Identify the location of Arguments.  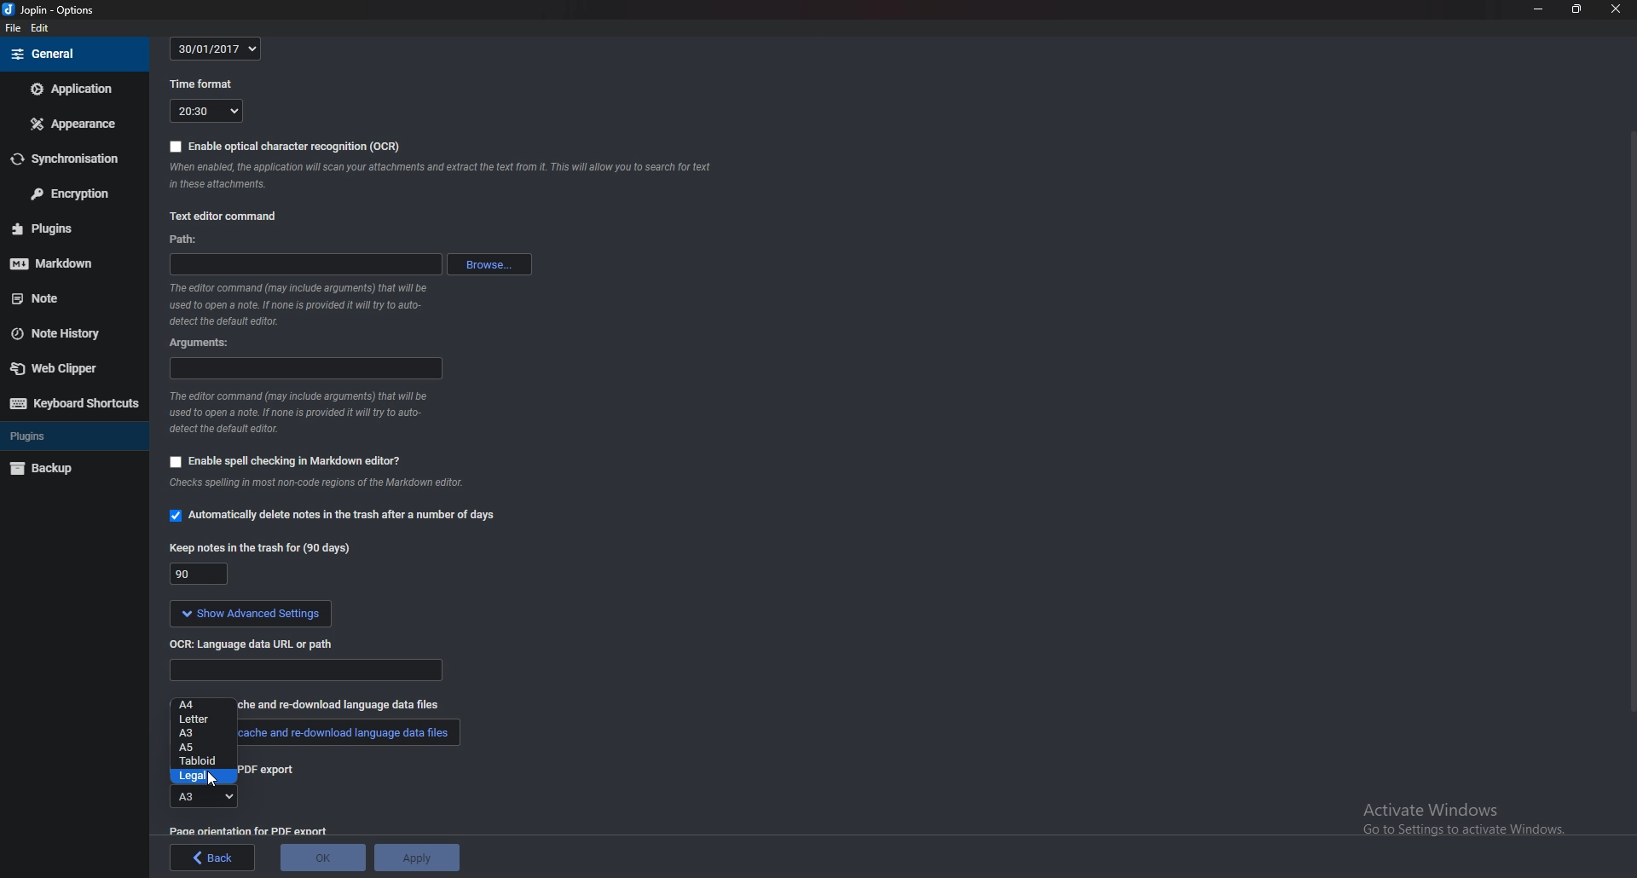
(307, 369).